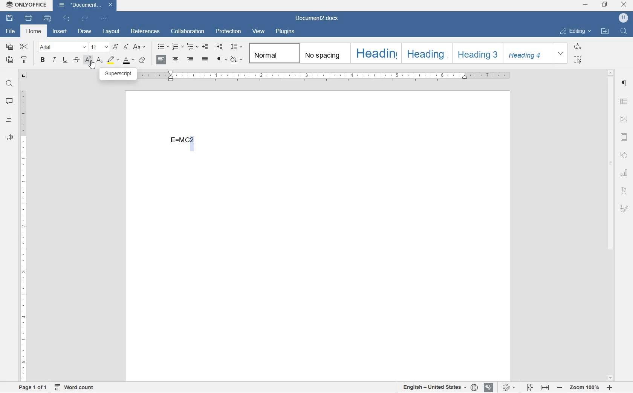 Image resolution: width=633 pixels, height=393 pixels. I want to click on collaboration, so click(189, 31).